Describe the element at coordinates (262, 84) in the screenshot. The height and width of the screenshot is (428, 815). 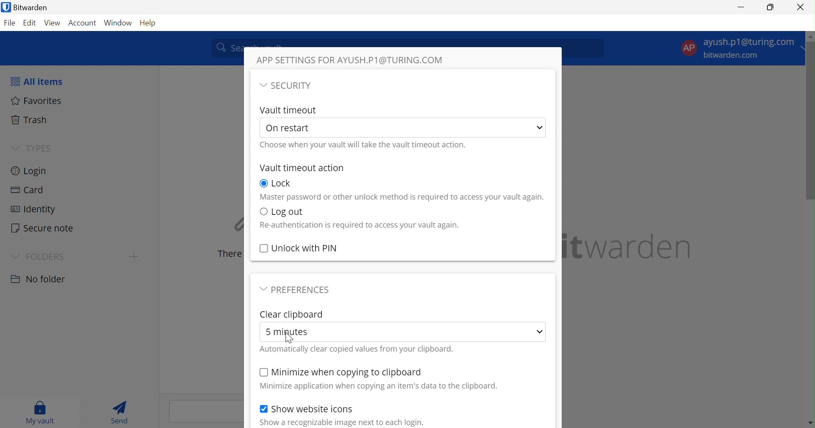
I see `Drop Down` at that location.